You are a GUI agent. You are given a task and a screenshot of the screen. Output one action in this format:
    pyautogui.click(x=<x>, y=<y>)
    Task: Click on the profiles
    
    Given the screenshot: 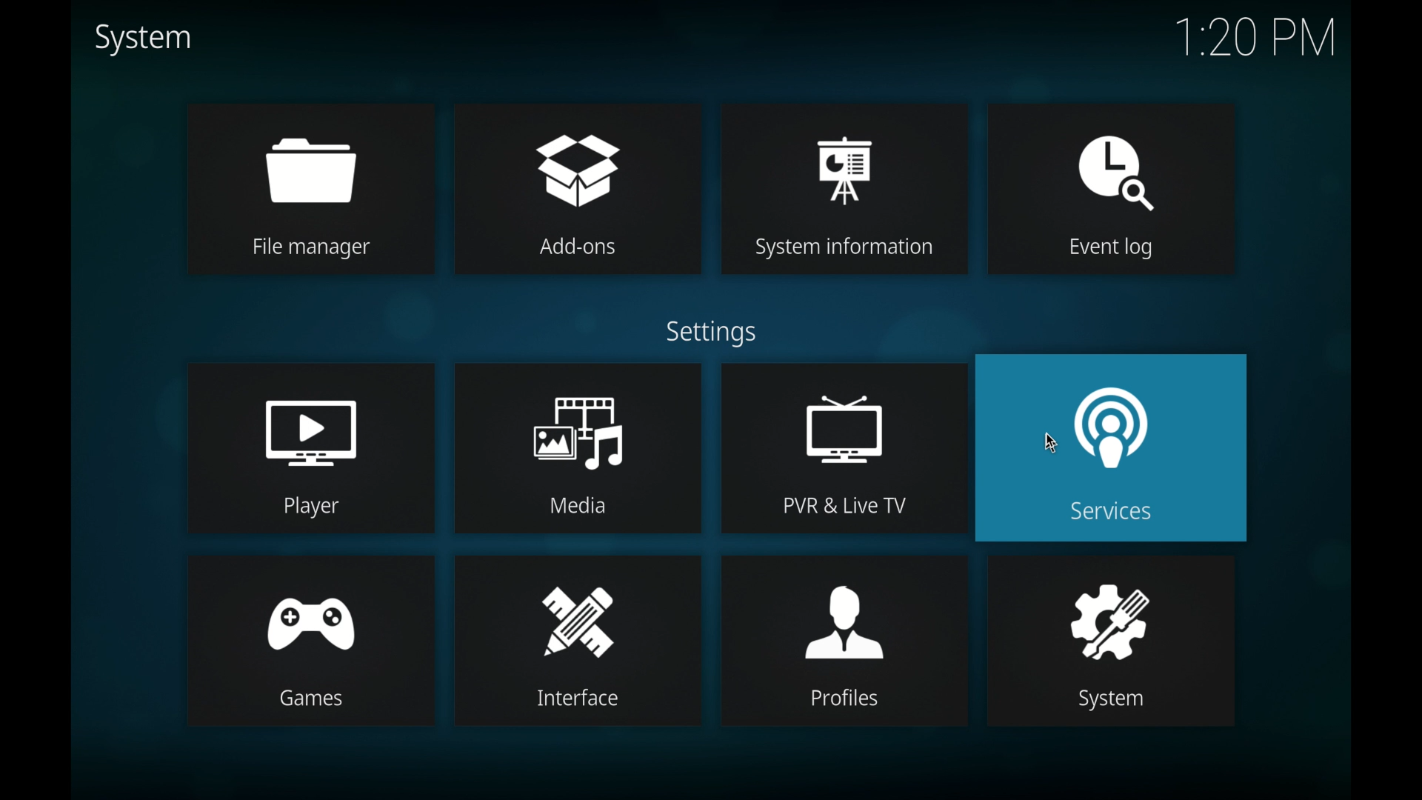 What is the action you would take?
    pyautogui.click(x=844, y=642)
    